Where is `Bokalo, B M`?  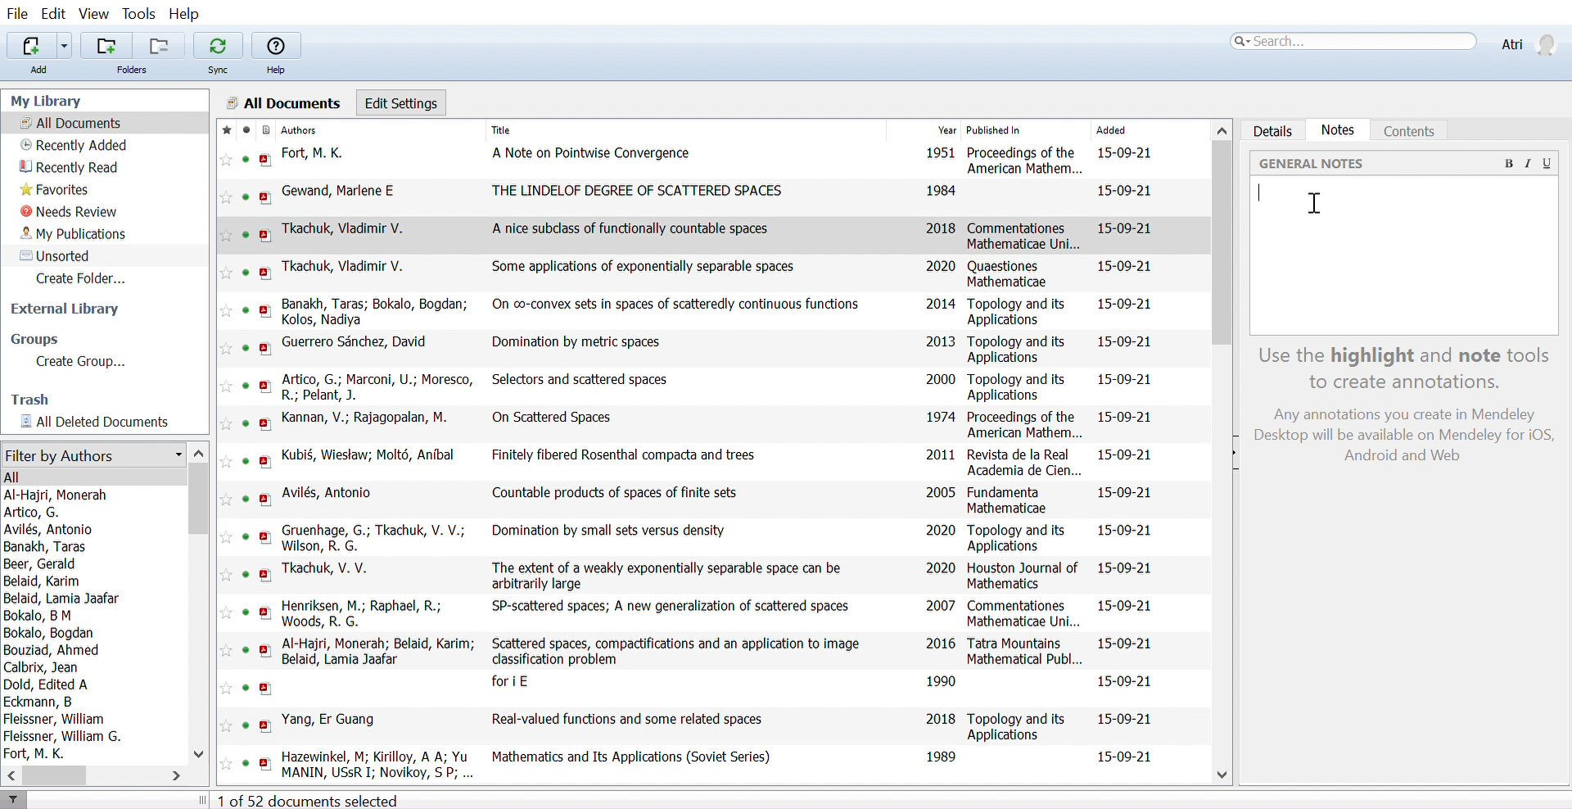
Bokalo, B M is located at coordinates (37, 616).